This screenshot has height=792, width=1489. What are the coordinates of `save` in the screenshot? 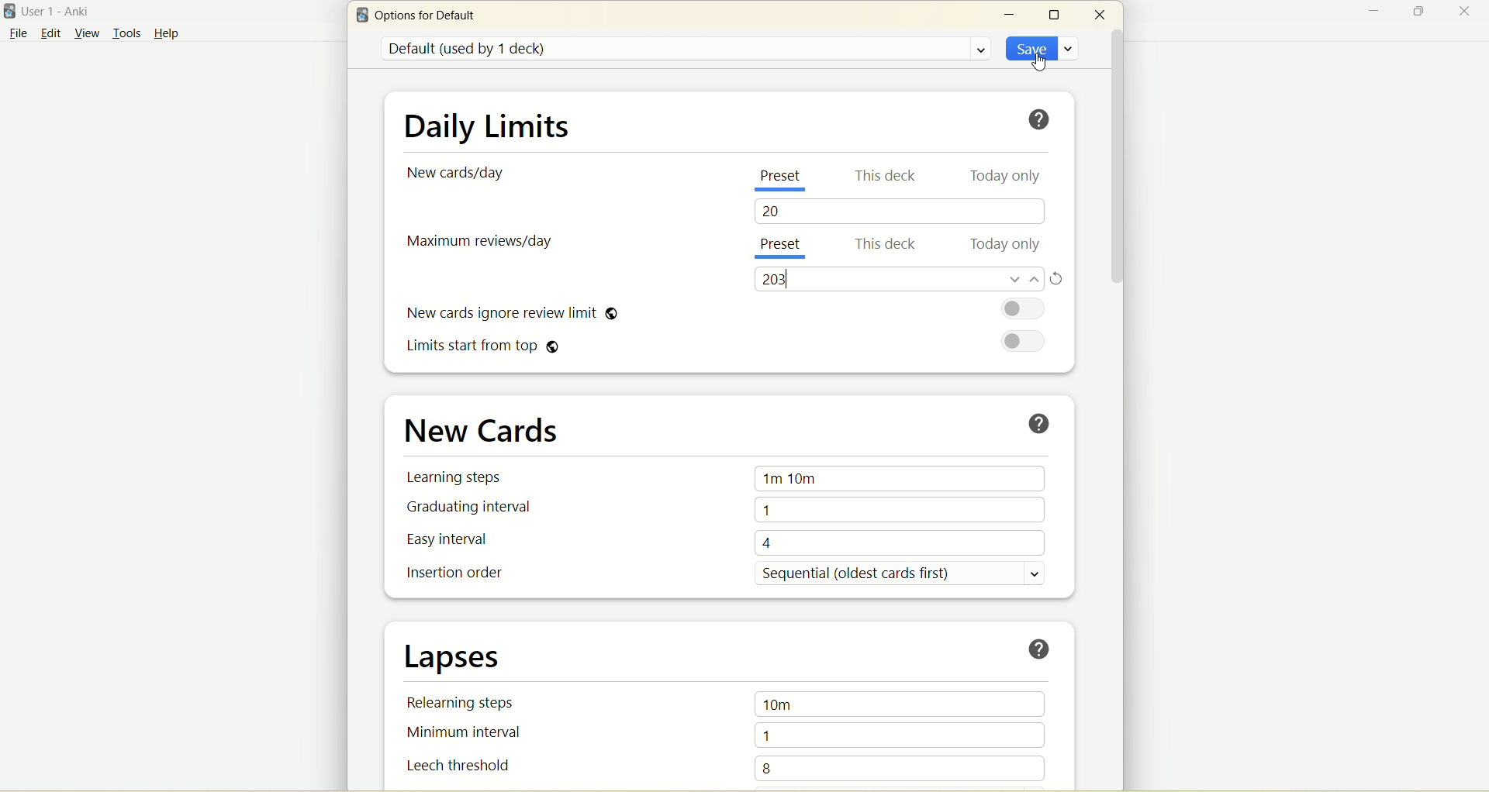 It's located at (1031, 50).